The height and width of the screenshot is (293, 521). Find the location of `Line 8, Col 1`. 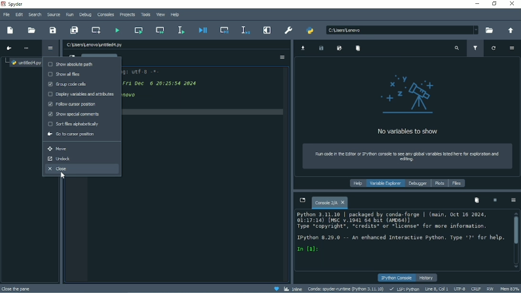

Line 8, Col 1 is located at coordinates (436, 289).